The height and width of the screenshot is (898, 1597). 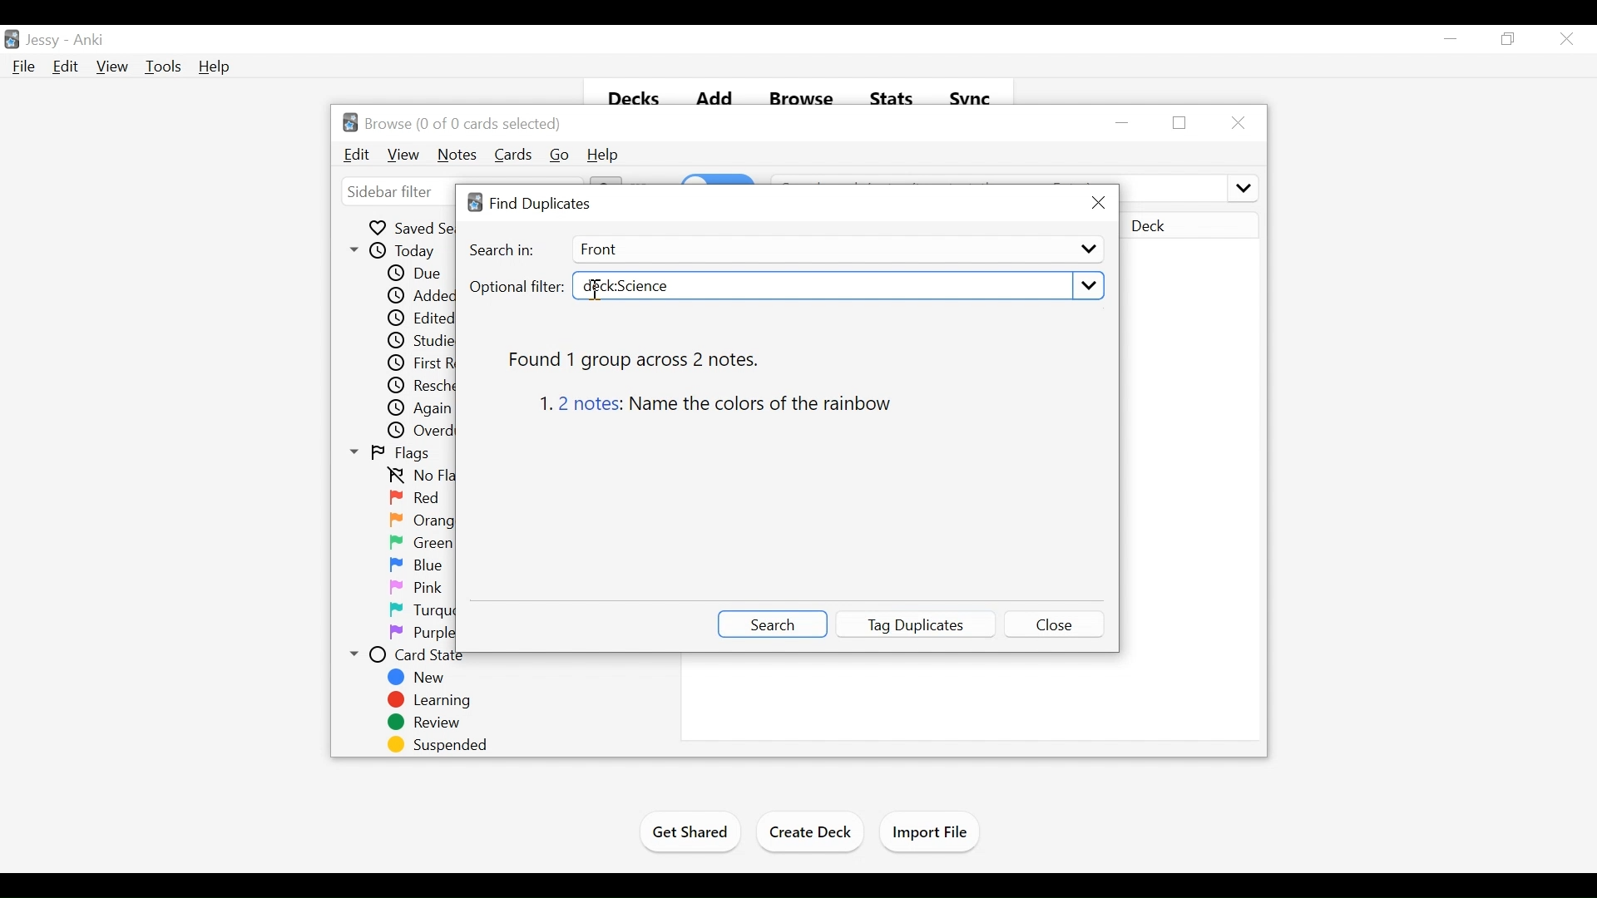 I want to click on Green, so click(x=422, y=543).